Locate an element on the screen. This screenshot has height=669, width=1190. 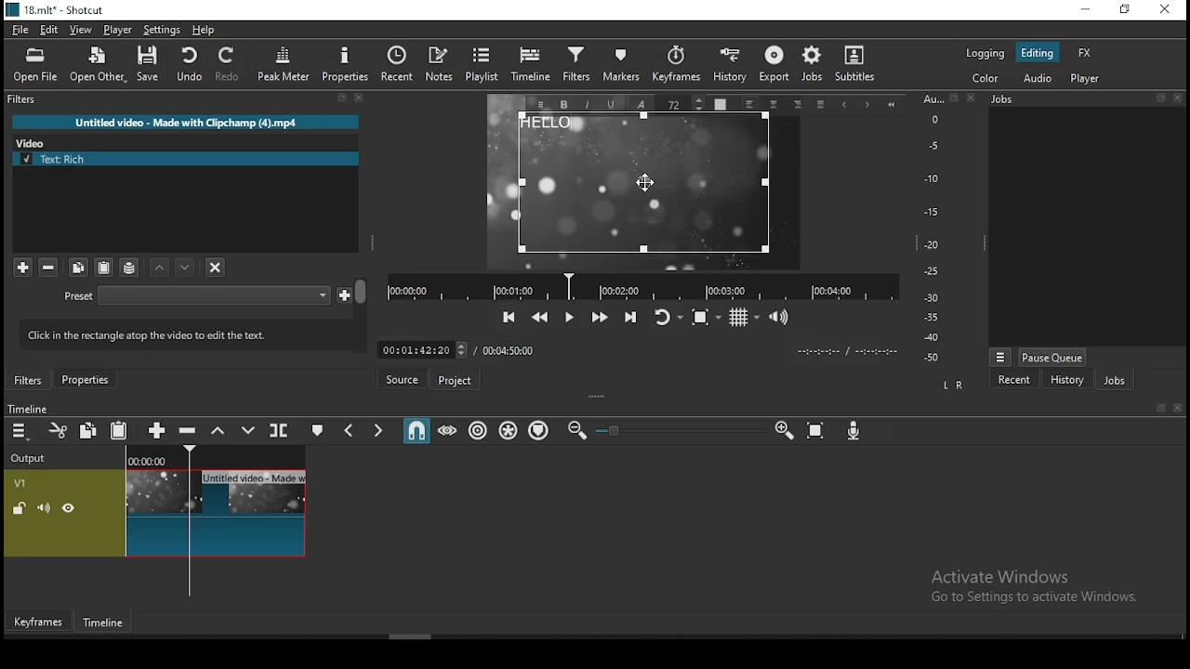
zoom timeline out is located at coordinates (576, 430).